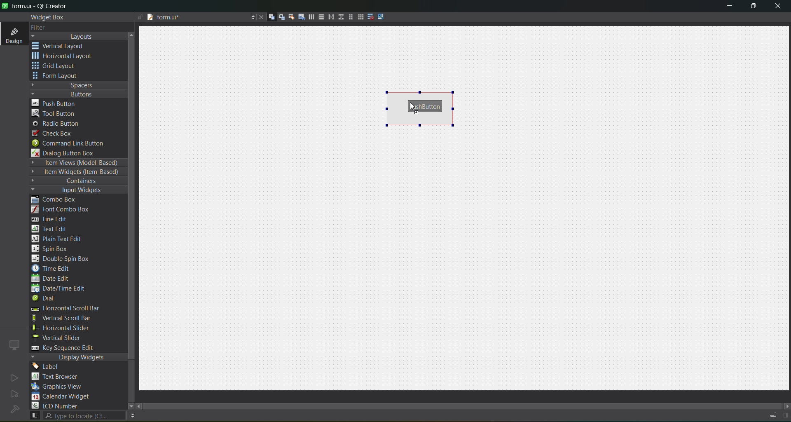  Describe the element at coordinates (127, 405) in the screenshot. I see `move down` at that location.